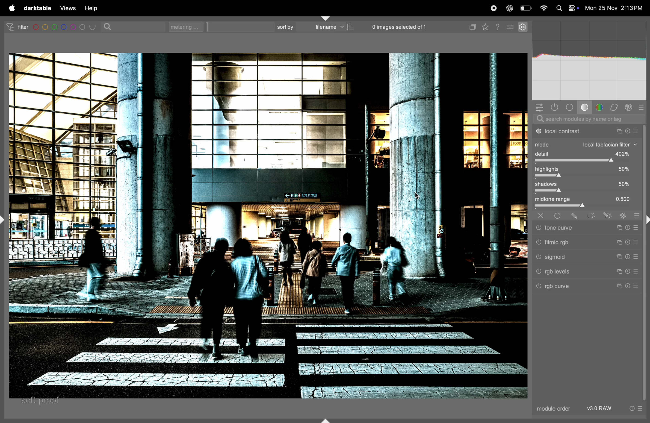 The image size is (650, 423). What do you see at coordinates (583, 287) in the screenshot?
I see `rgb curve` at bounding box center [583, 287].